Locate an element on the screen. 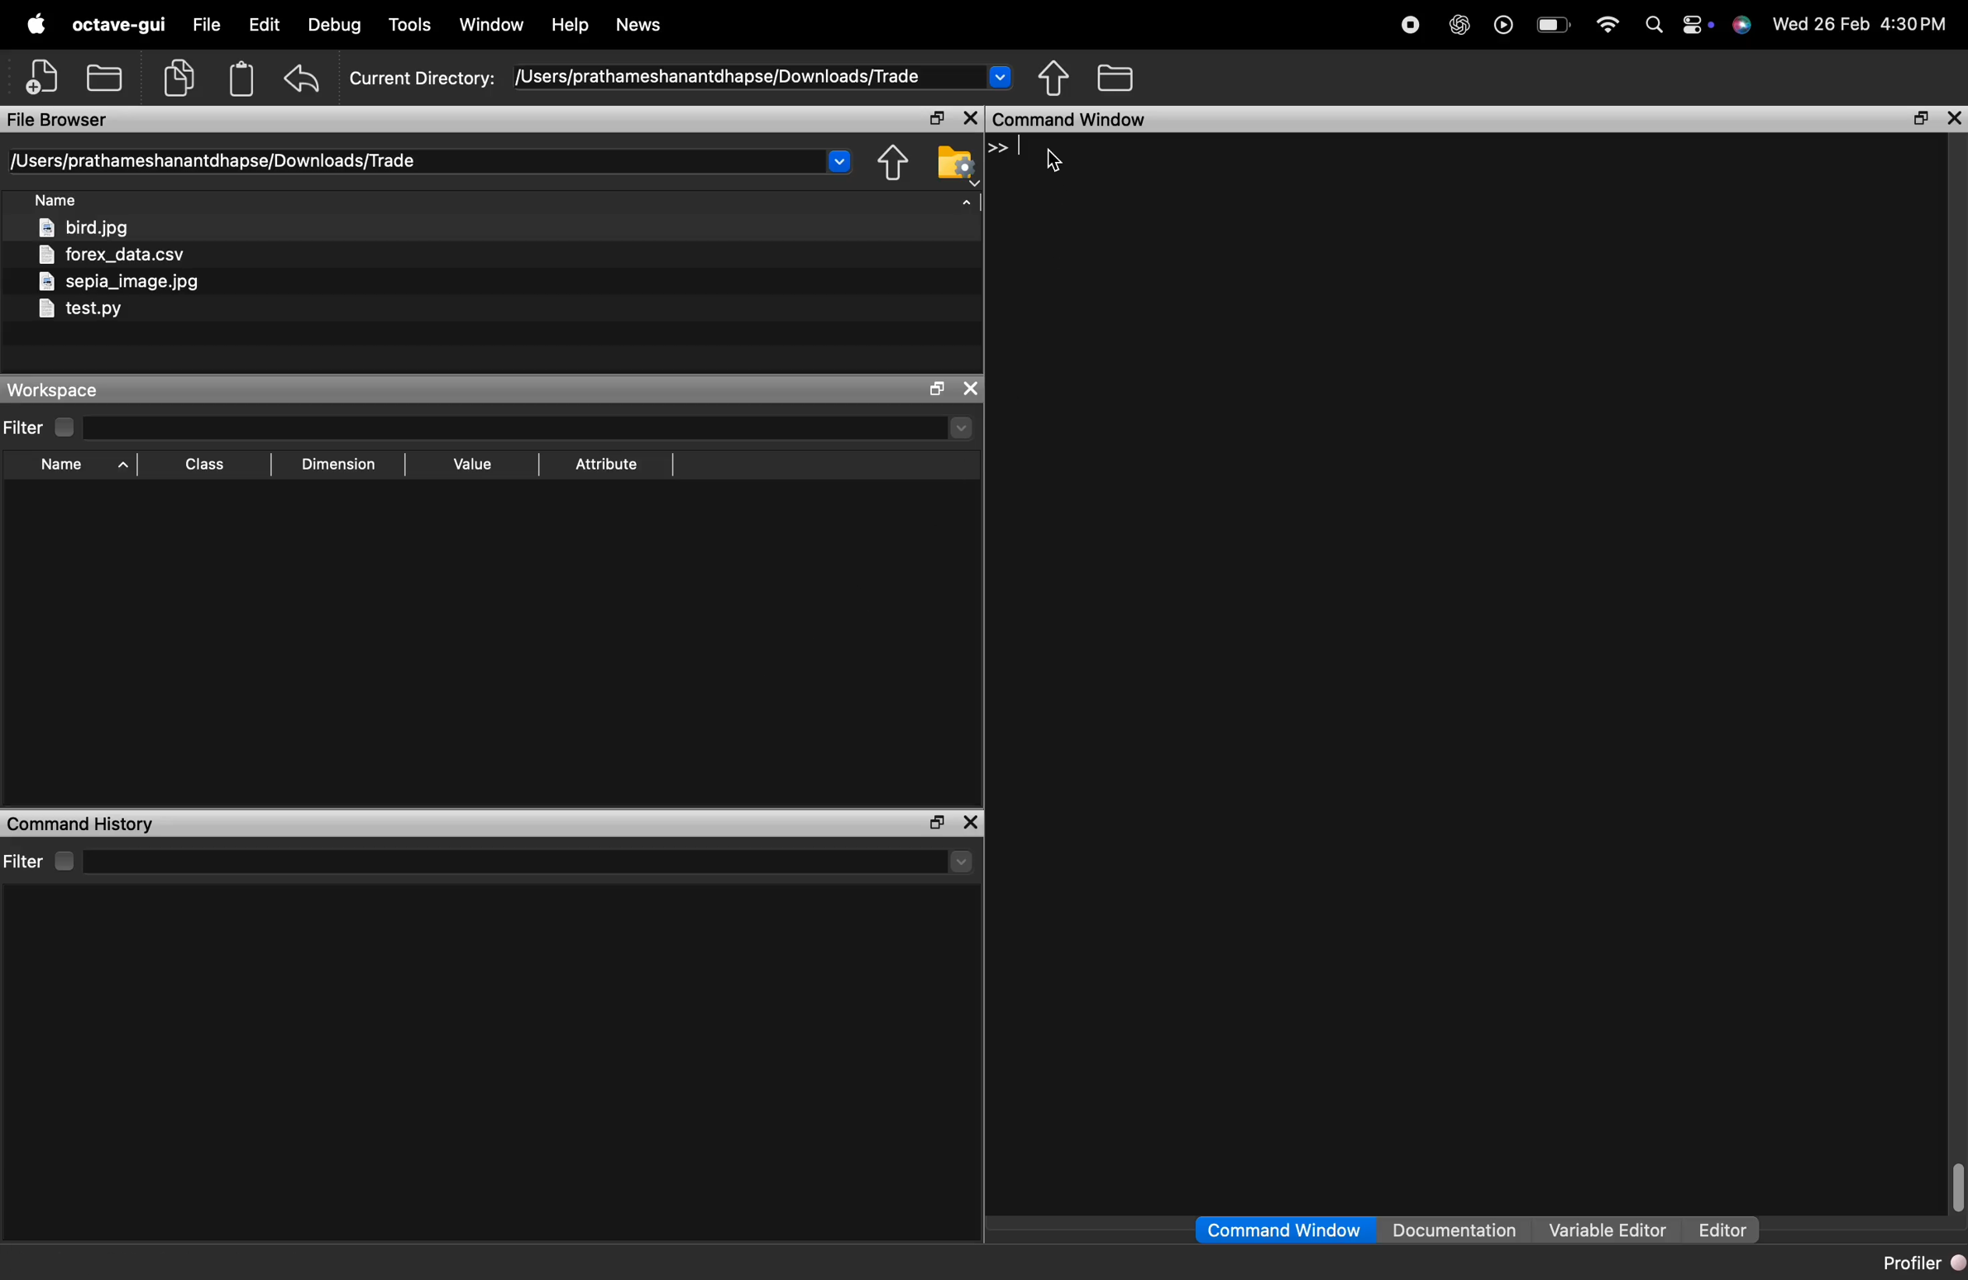 The width and height of the screenshot is (1968, 1280). Editor is located at coordinates (1726, 1230).